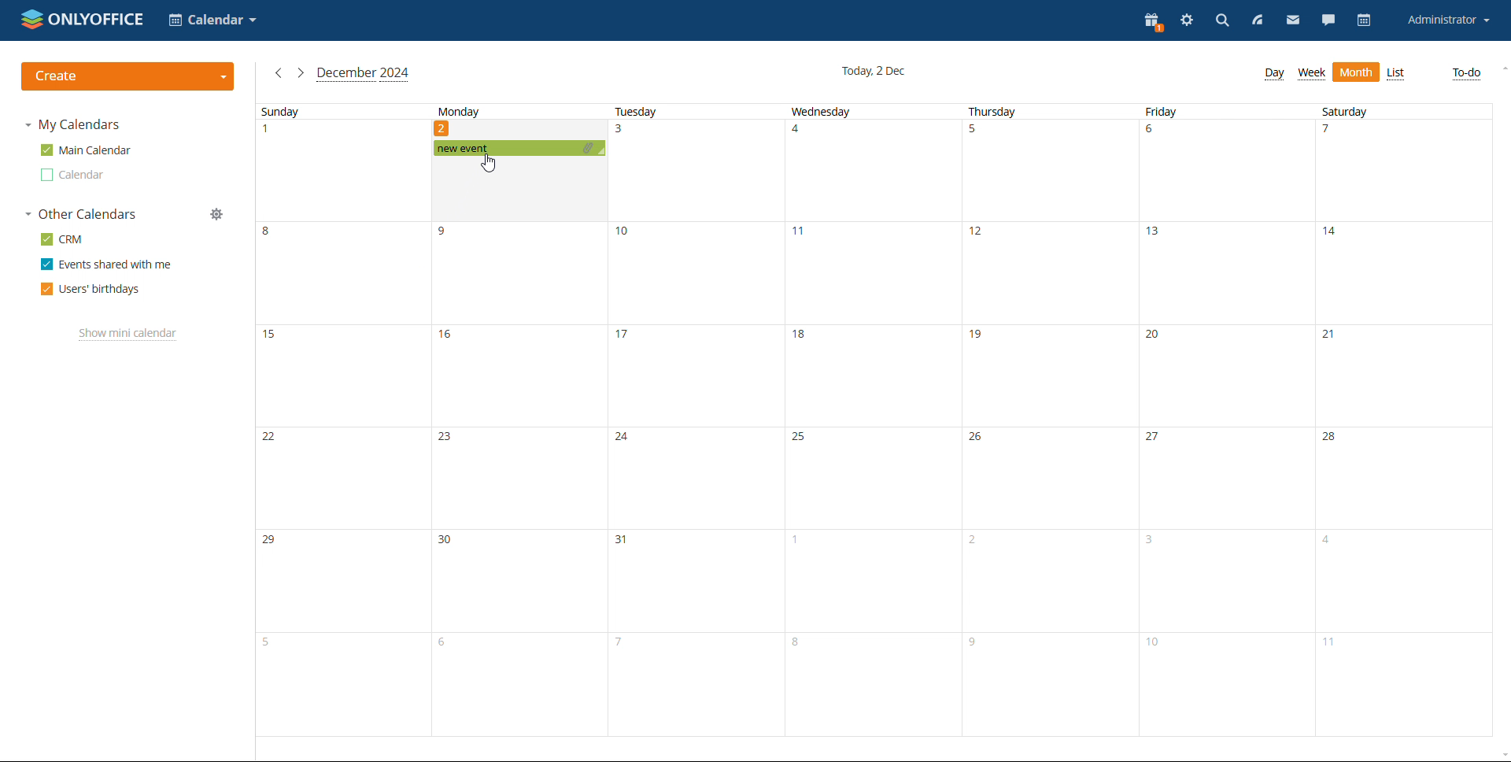 The height and width of the screenshot is (762, 1511). What do you see at coordinates (801, 336) in the screenshot?
I see `18` at bounding box center [801, 336].